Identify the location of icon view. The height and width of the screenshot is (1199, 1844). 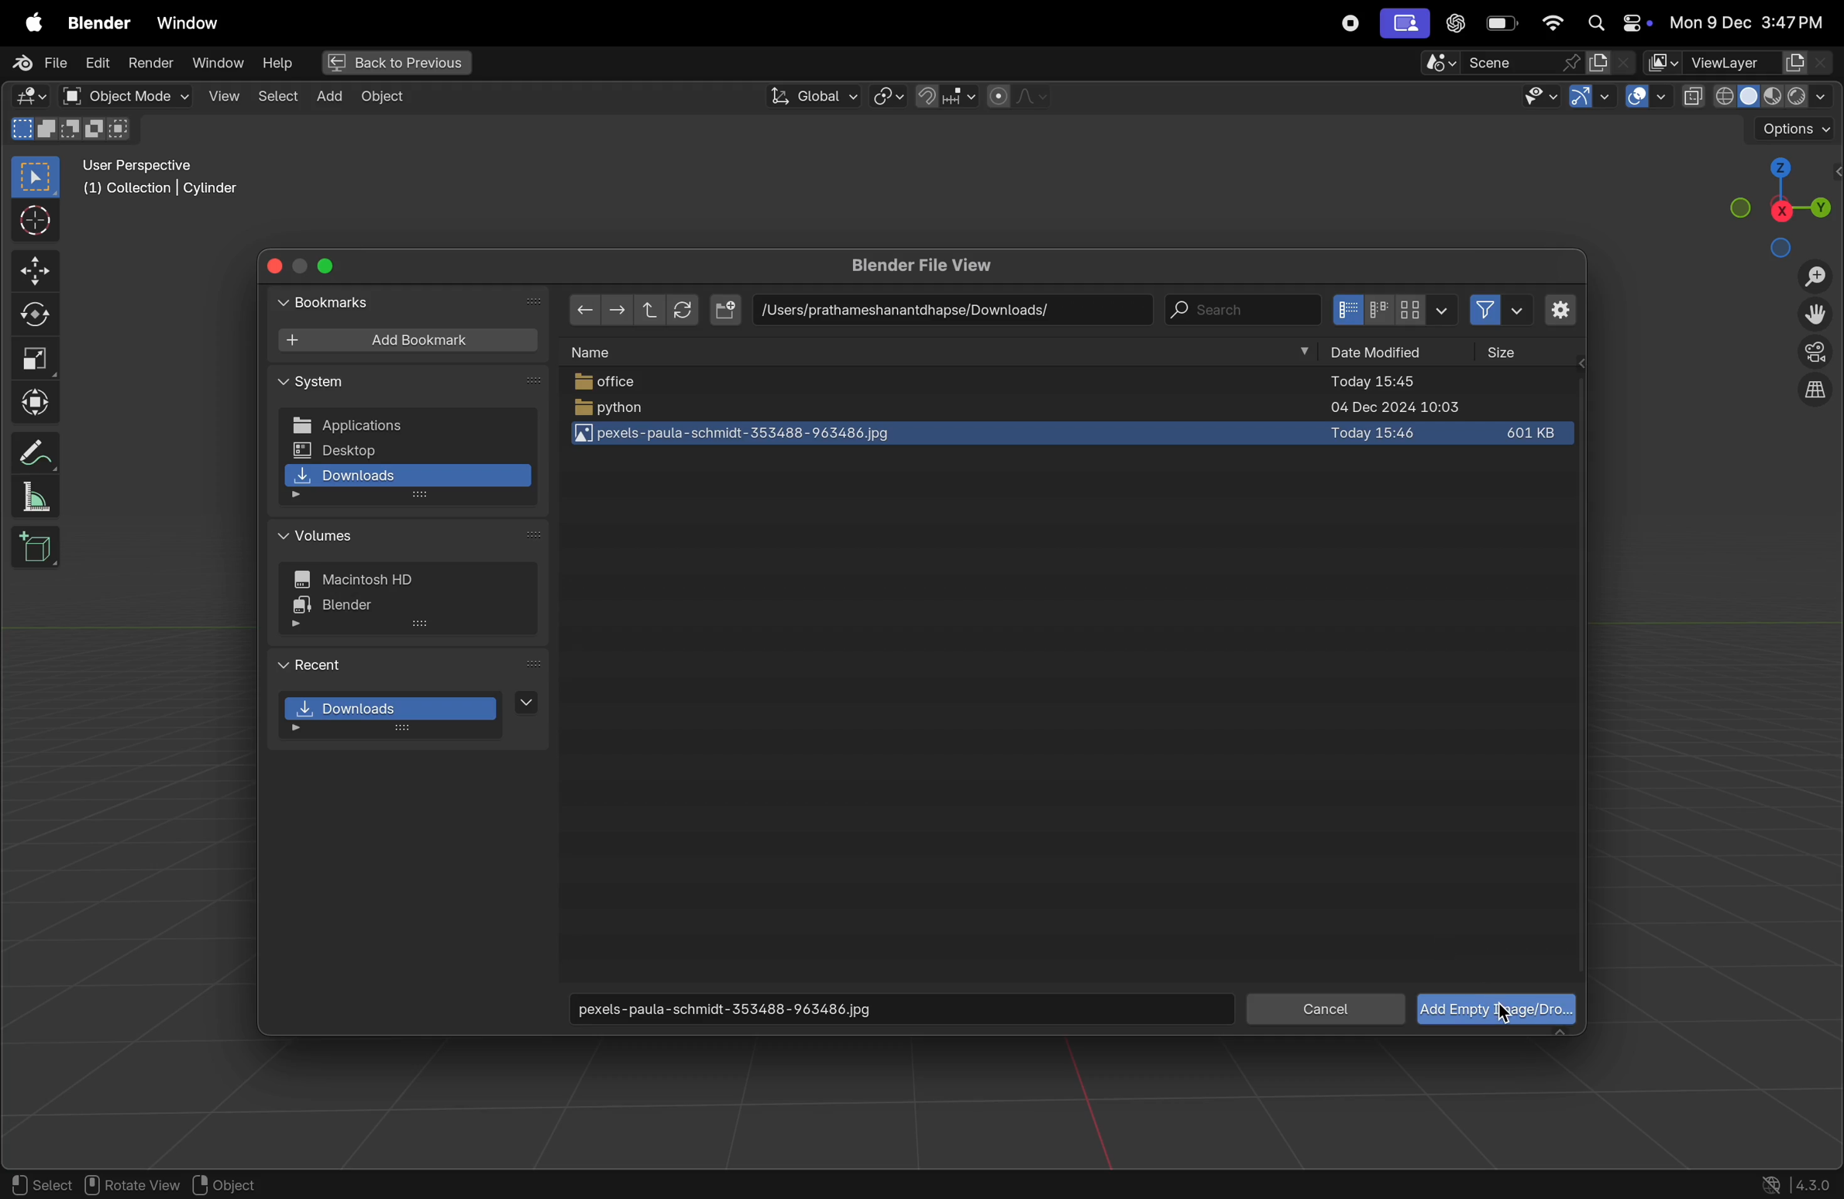
(1394, 310).